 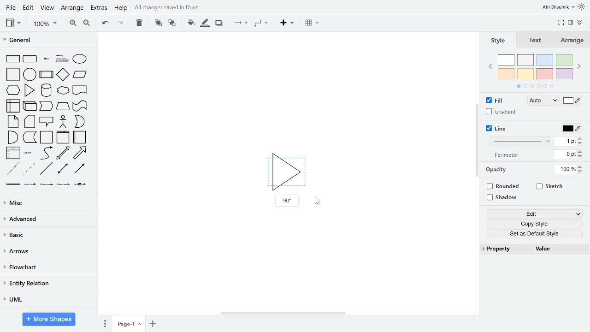 What do you see at coordinates (536, 213) in the screenshot?
I see `edit` at bounding box center [536, 213].